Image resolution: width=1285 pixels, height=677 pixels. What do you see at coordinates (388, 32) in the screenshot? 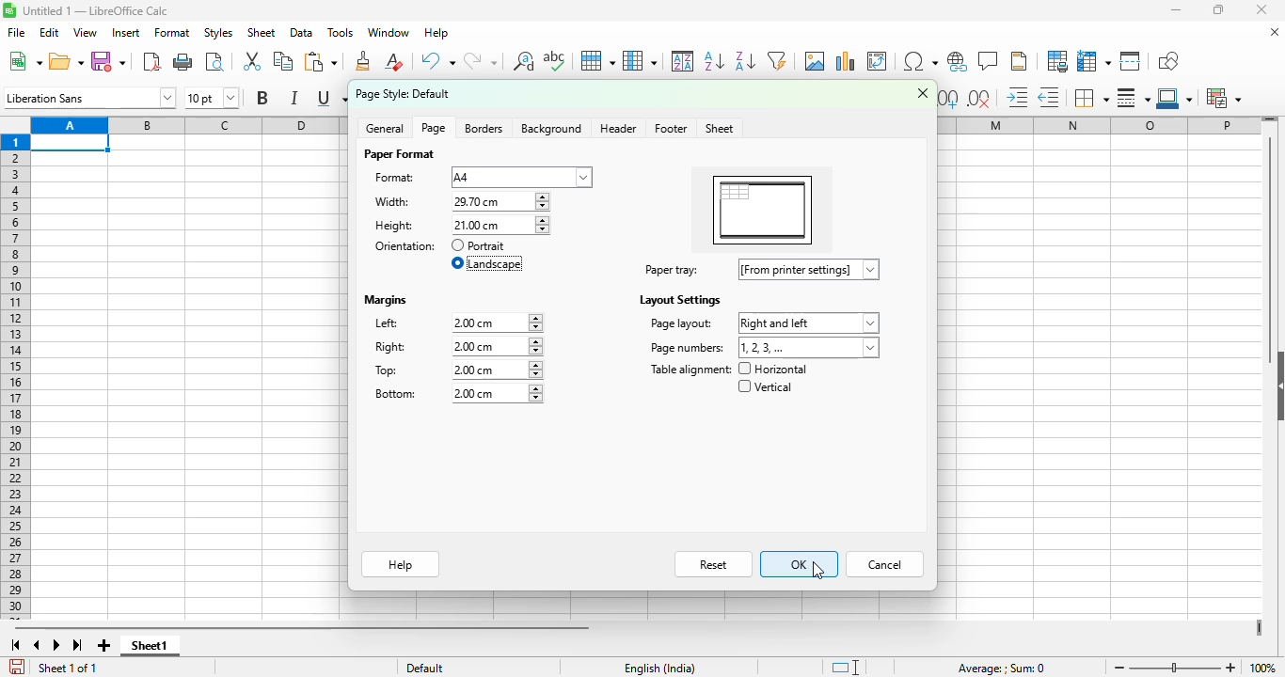
I see `window` at bounding box center [388, 32].